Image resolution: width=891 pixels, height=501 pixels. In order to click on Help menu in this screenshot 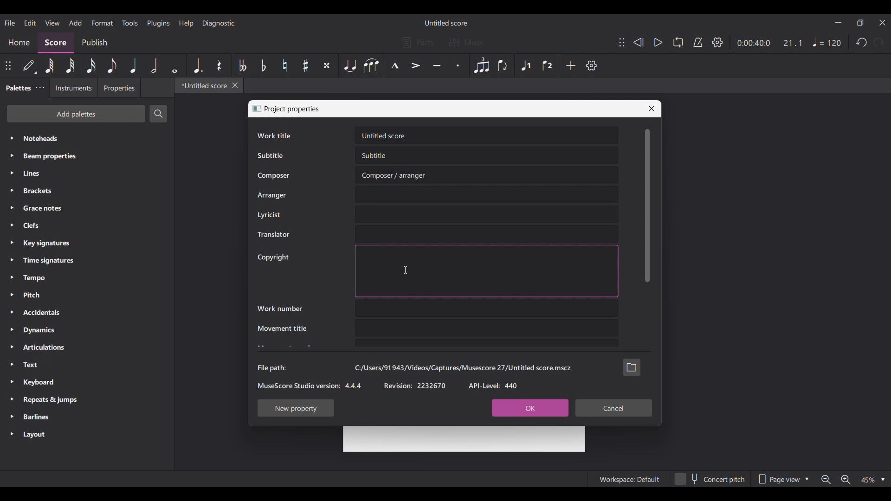, I will do `click(186, 24)`.